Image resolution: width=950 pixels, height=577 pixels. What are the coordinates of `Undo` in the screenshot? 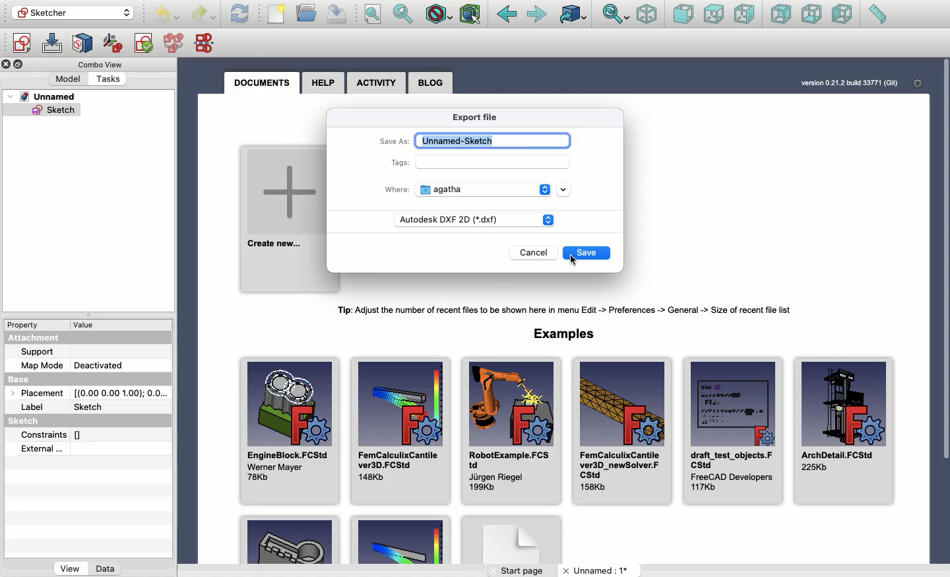 It's located at (205, 14).